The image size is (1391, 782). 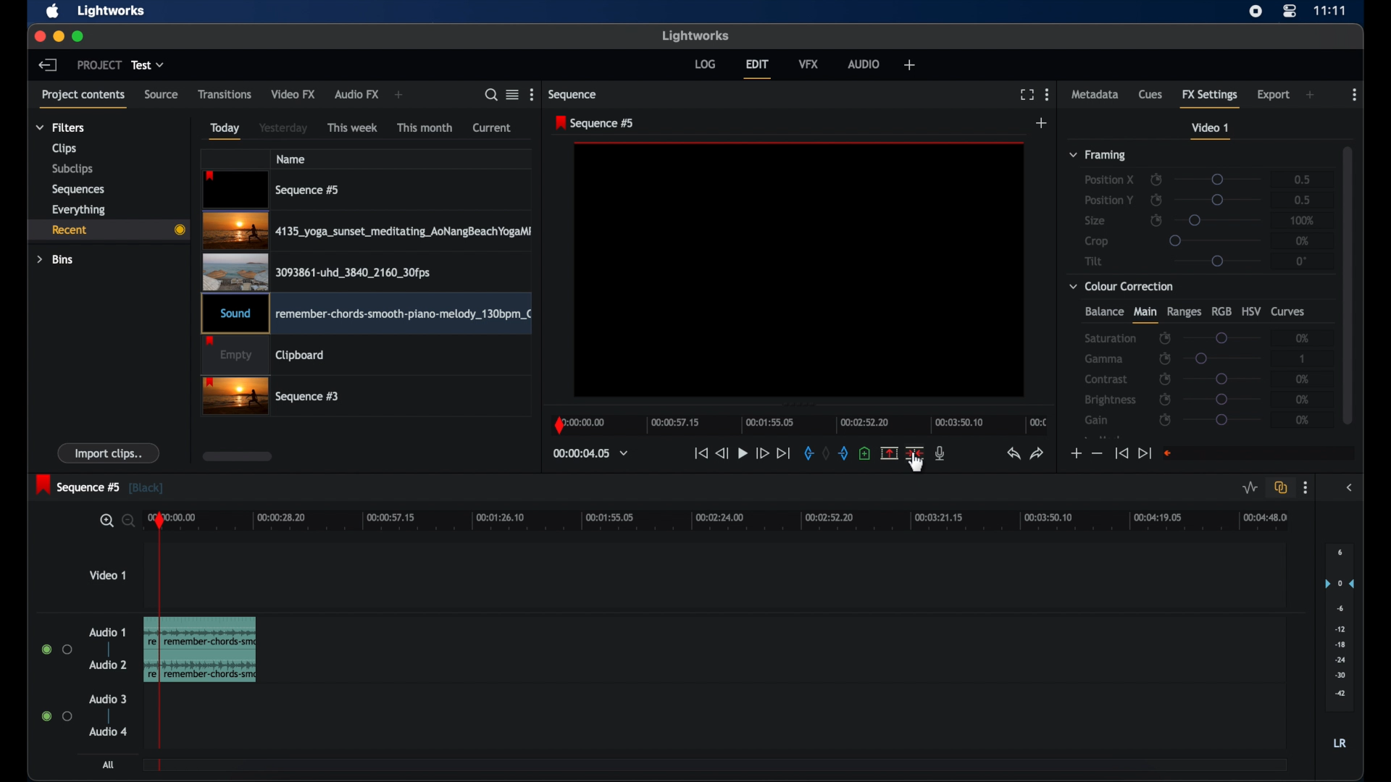 What do you see at coordinates (317, 272) in the screenshot?
I see `video clip` at bounding box center [317, 272].